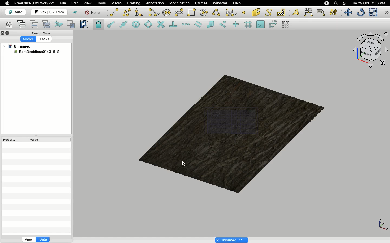 The image size is (390, 243). I want to click on Add to construction group, so click(59, 23).